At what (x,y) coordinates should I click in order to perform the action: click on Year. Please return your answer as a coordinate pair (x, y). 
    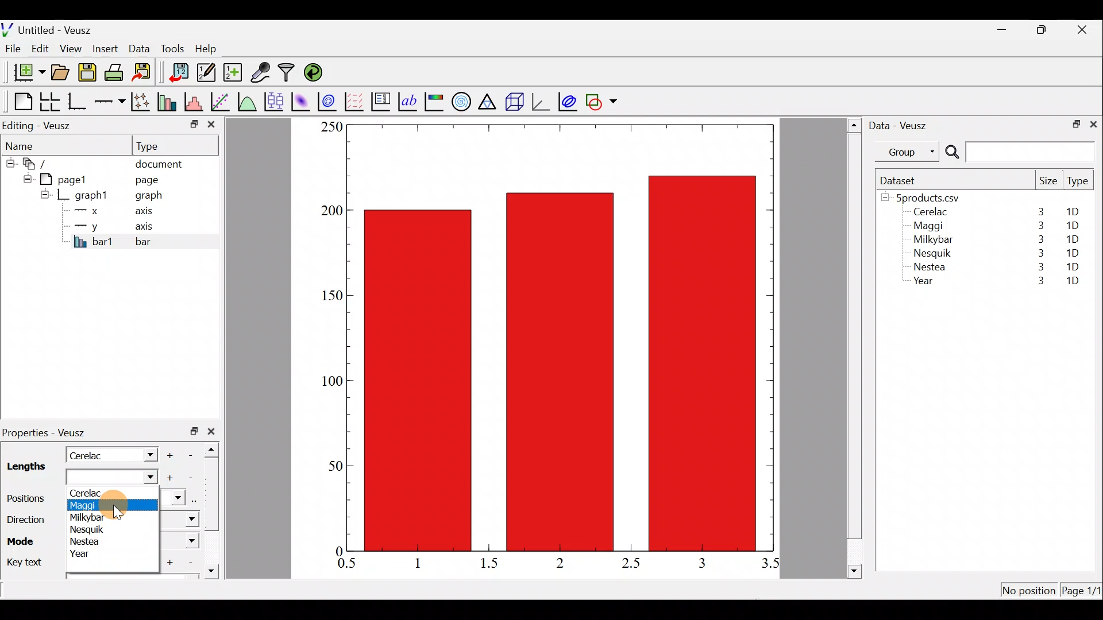
    Looking at the image, I should click on (90, 555).